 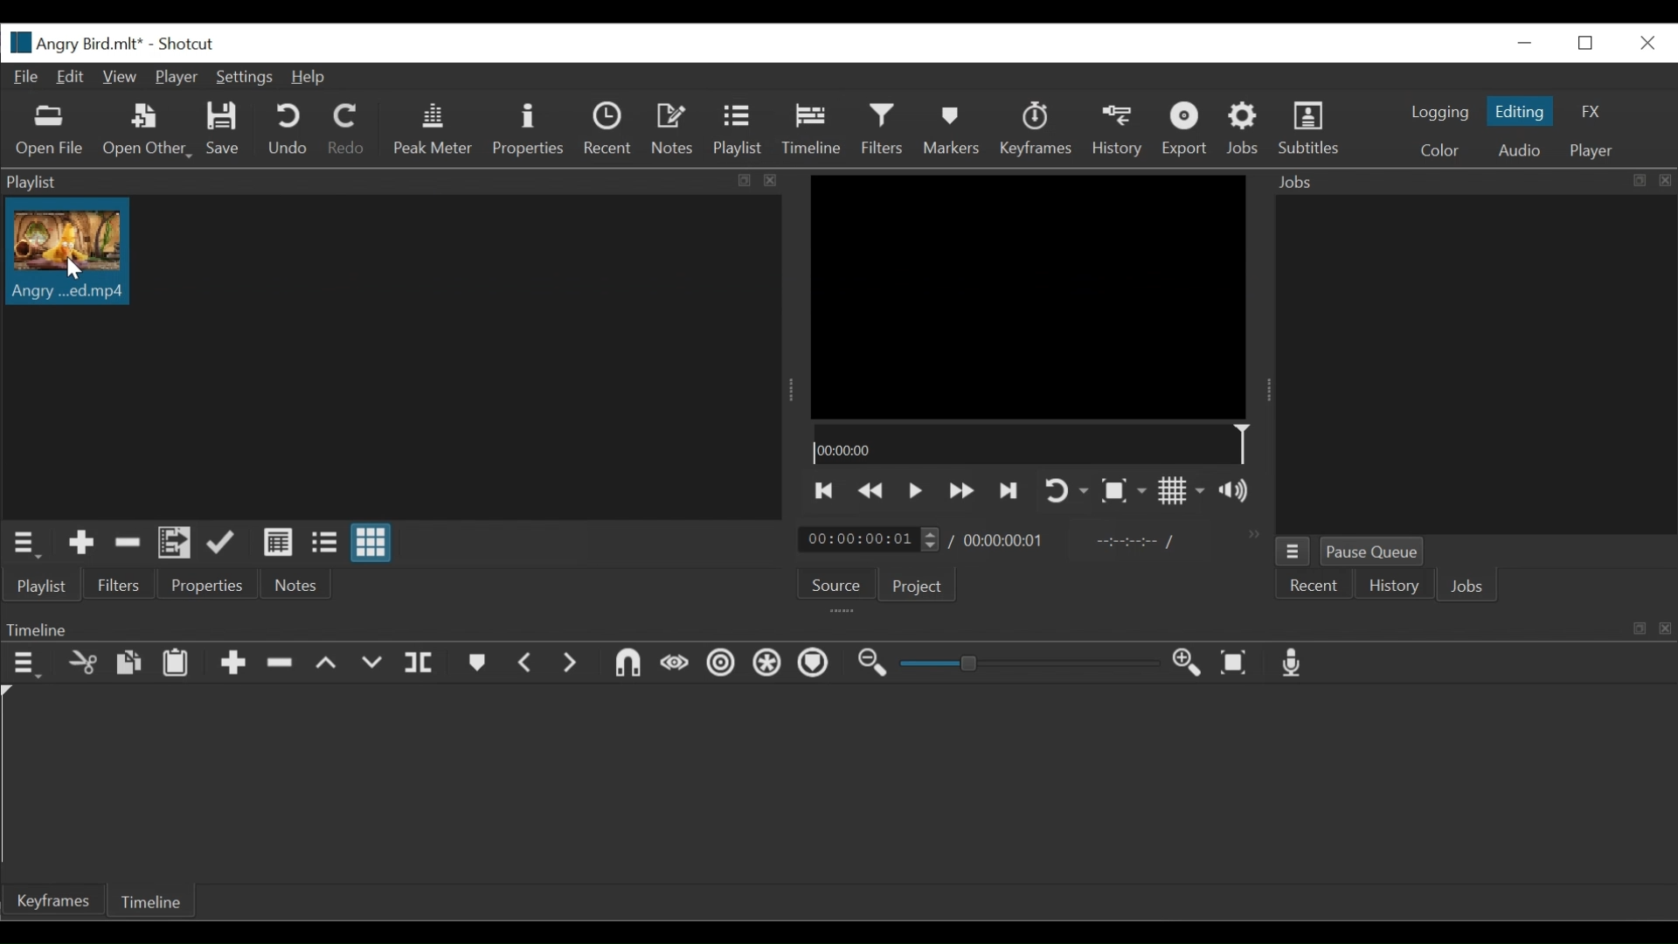 I want to click on Total Duration, so click(x=1008, y=542).